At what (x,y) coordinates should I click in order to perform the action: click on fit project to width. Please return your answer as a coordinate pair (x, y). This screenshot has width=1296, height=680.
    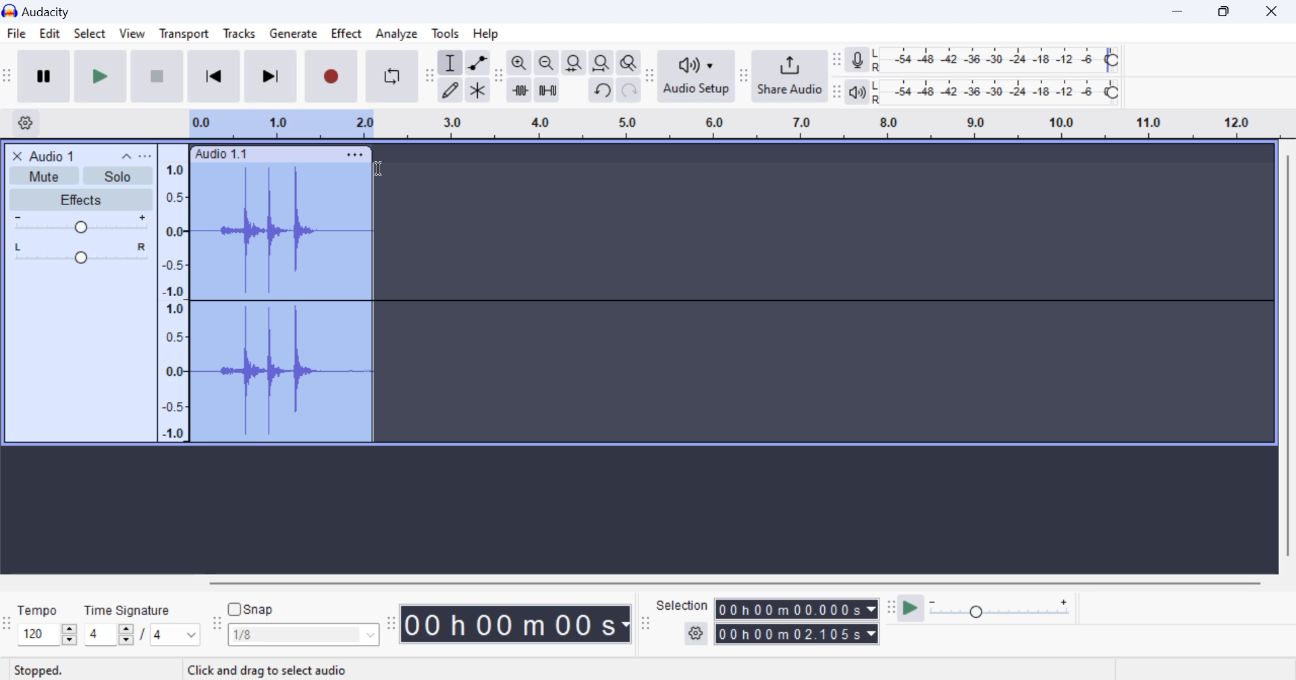
    Looking at the image, I should click on (601, 63).